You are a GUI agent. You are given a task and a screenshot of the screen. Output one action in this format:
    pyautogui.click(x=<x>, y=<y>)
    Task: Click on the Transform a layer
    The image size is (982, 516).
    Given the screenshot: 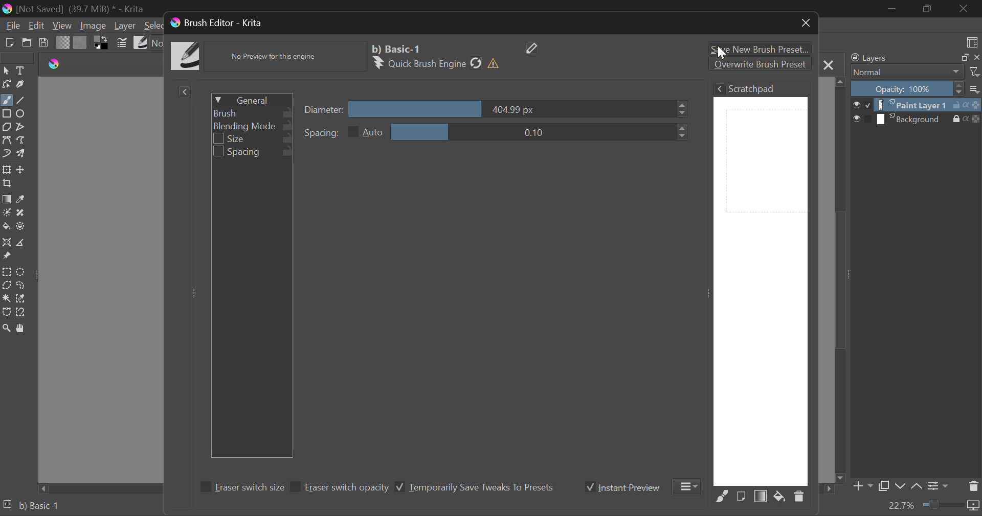 What is the action you would take?
    pyautogui.click(x=6, y=170)
    